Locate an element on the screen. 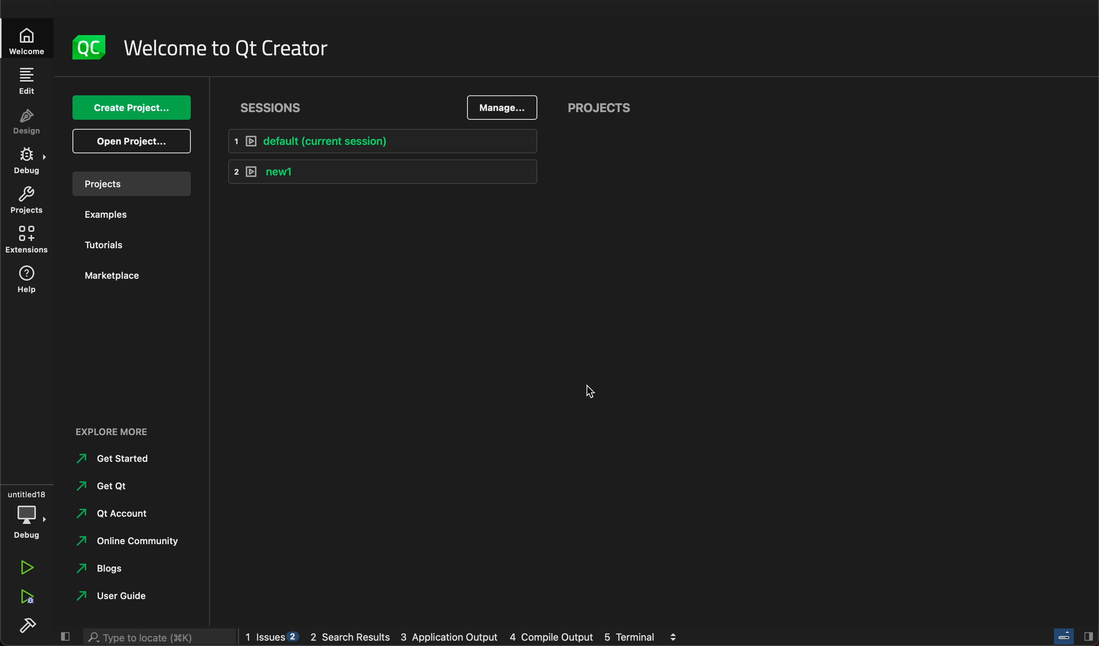  examples is located at coordinates (111, 215).